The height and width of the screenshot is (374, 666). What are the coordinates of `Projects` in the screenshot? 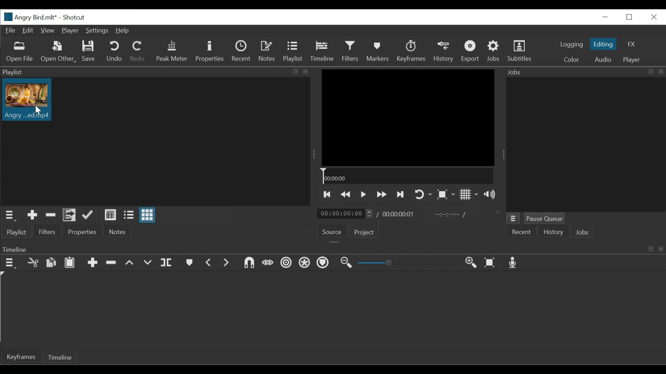 It's located at (365, 232).